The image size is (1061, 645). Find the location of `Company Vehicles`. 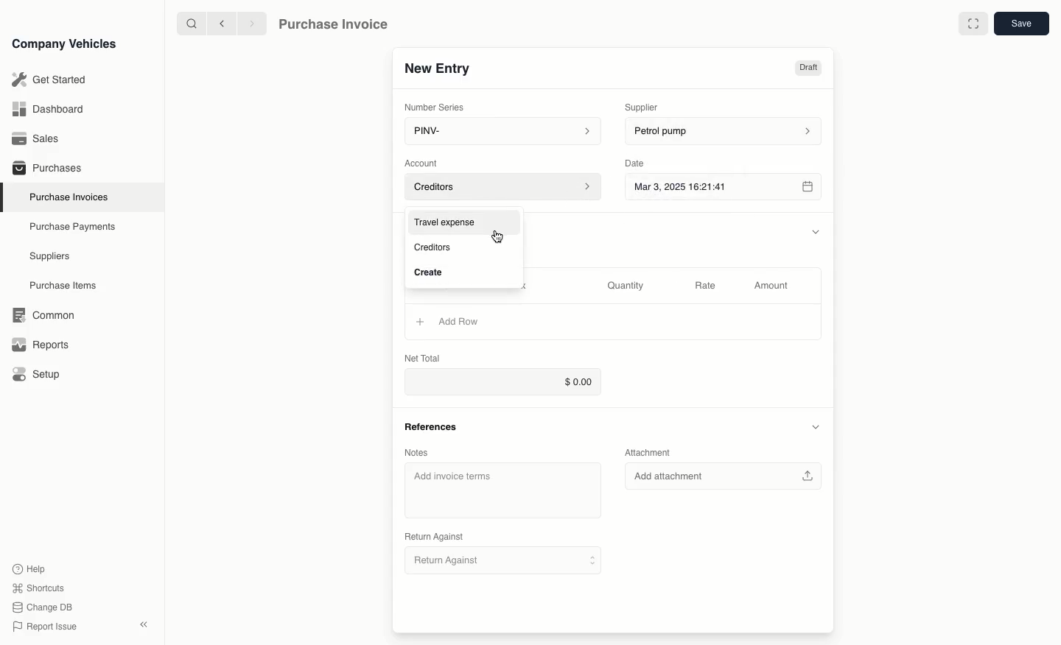

Company Vehicles is located at coordinates (64, 43).